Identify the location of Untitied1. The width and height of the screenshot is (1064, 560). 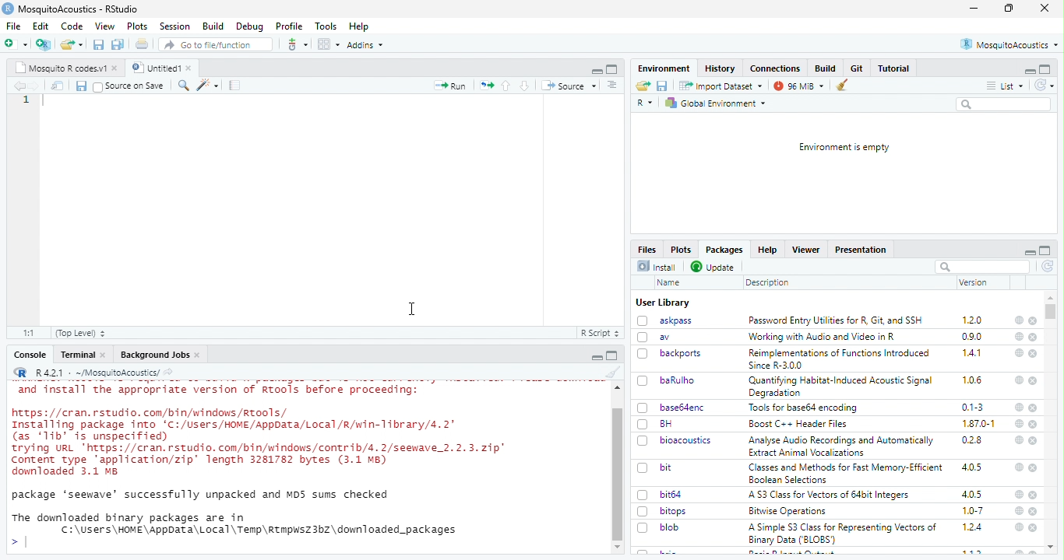
(154, 68).